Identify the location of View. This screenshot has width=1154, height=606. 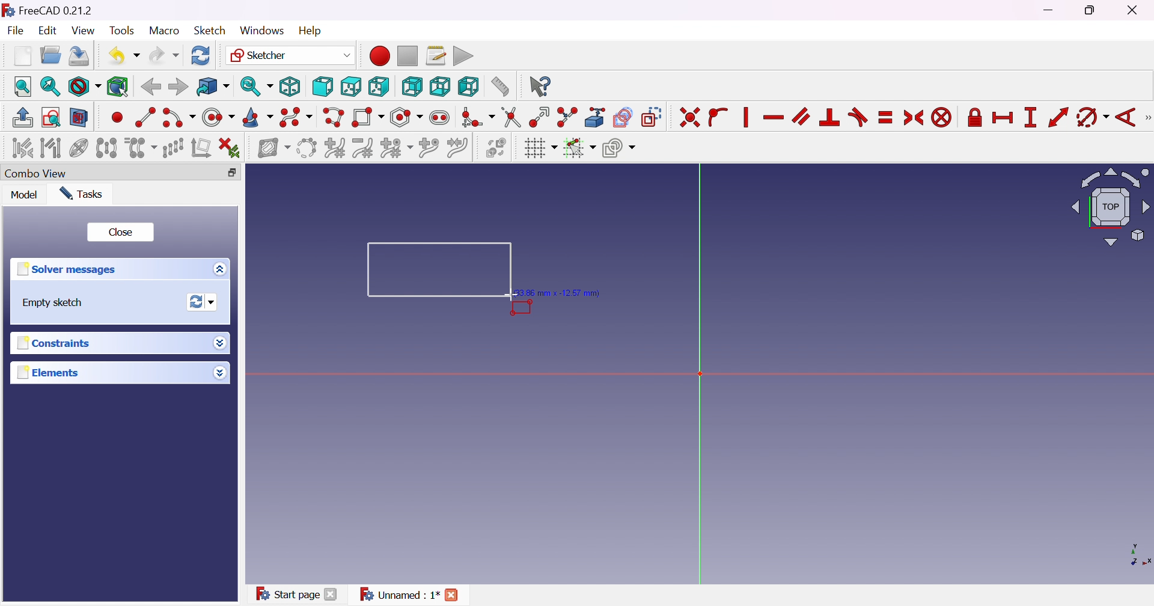
(84, 31).